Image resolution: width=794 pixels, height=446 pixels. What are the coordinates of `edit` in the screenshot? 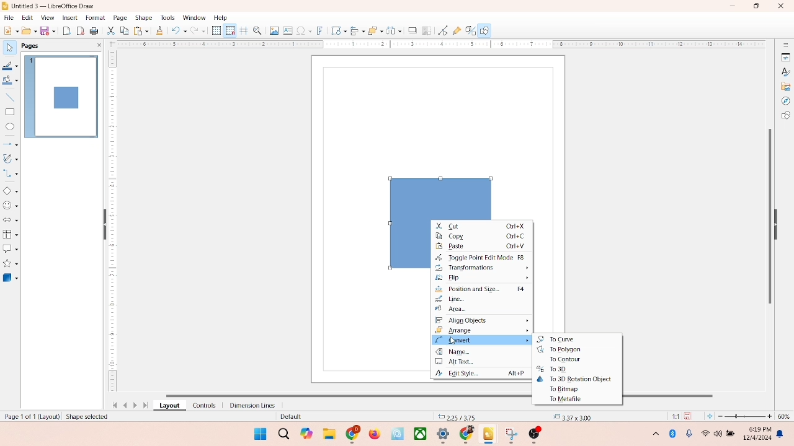 It's located at (26, 18).